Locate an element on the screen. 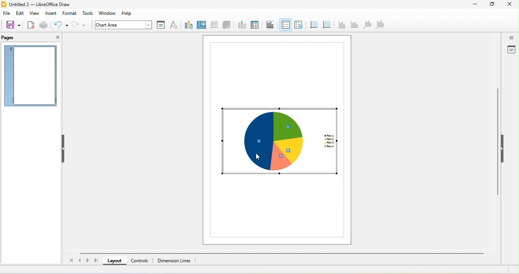 Image resolution: width=519 pixels, height=274 pixels. minimize is located at coordinates (475, 5).